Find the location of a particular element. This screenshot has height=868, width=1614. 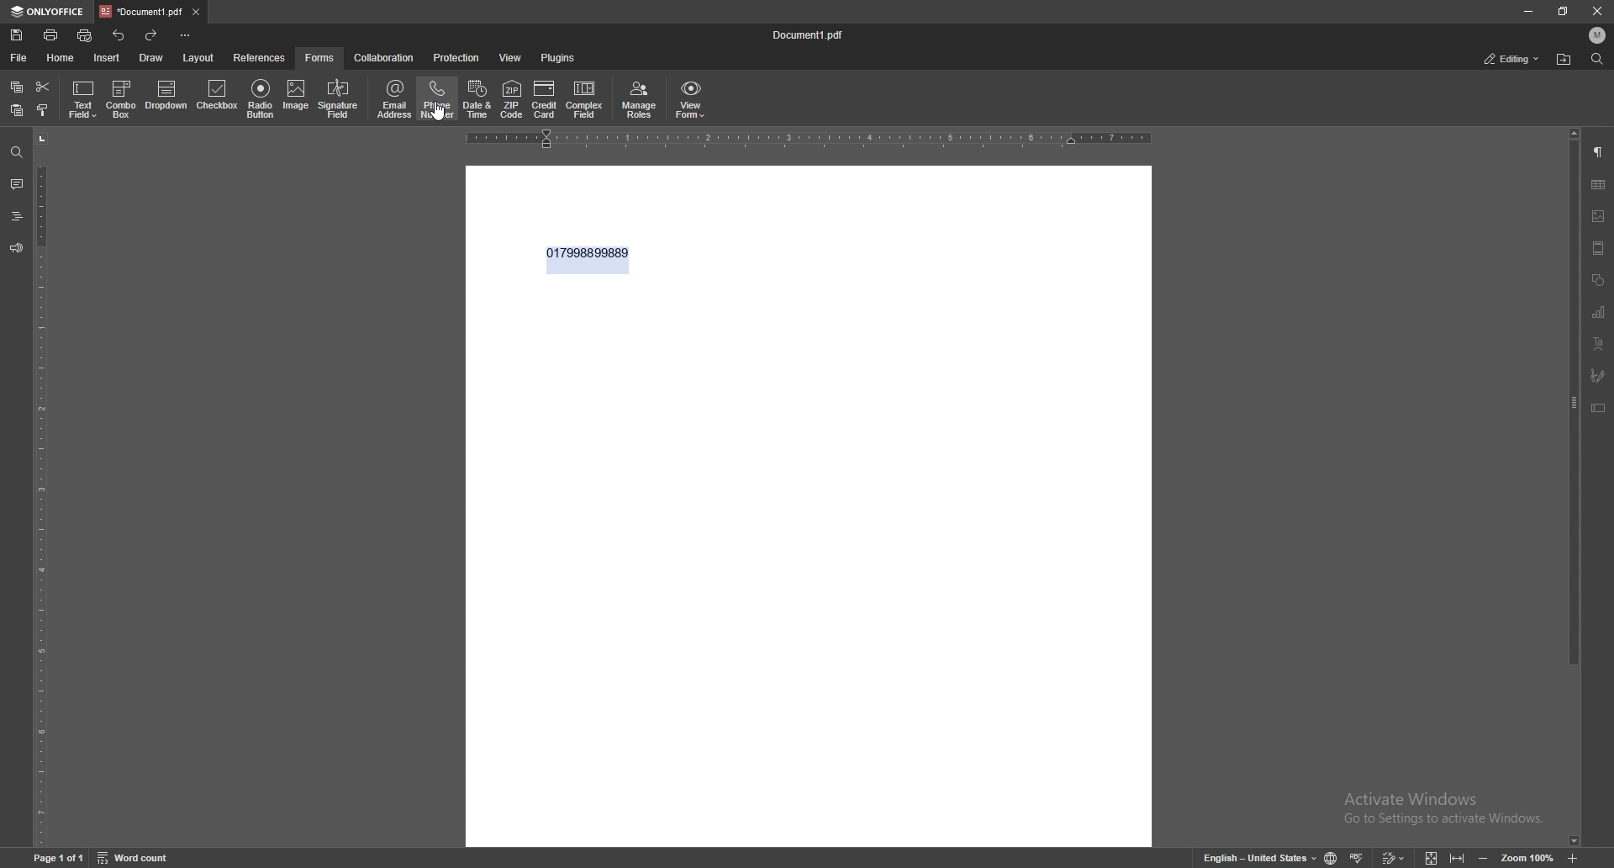

date and time is located at coordinates (476, 98).